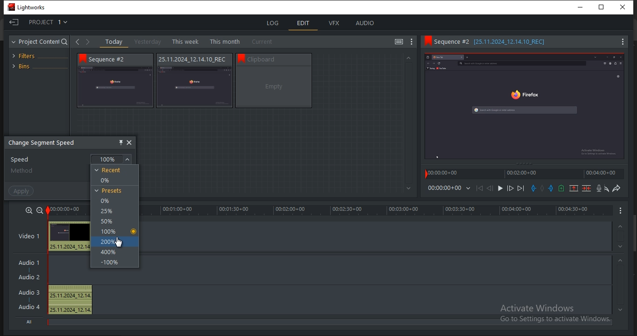  What do you see at coordinates (114, 42) in the screenshot?
I see `today` at bounding box center [114, 42].